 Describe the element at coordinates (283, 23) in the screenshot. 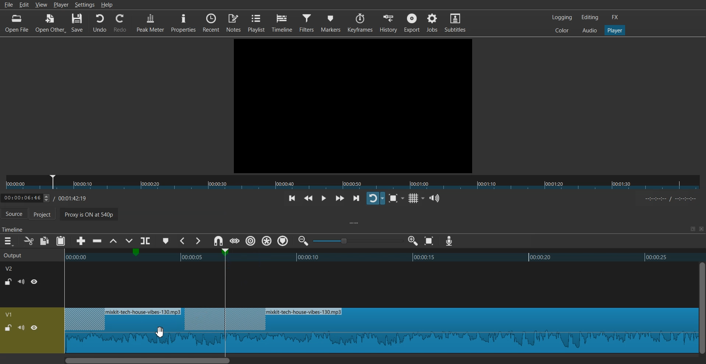

I see `Timeline` at that location.